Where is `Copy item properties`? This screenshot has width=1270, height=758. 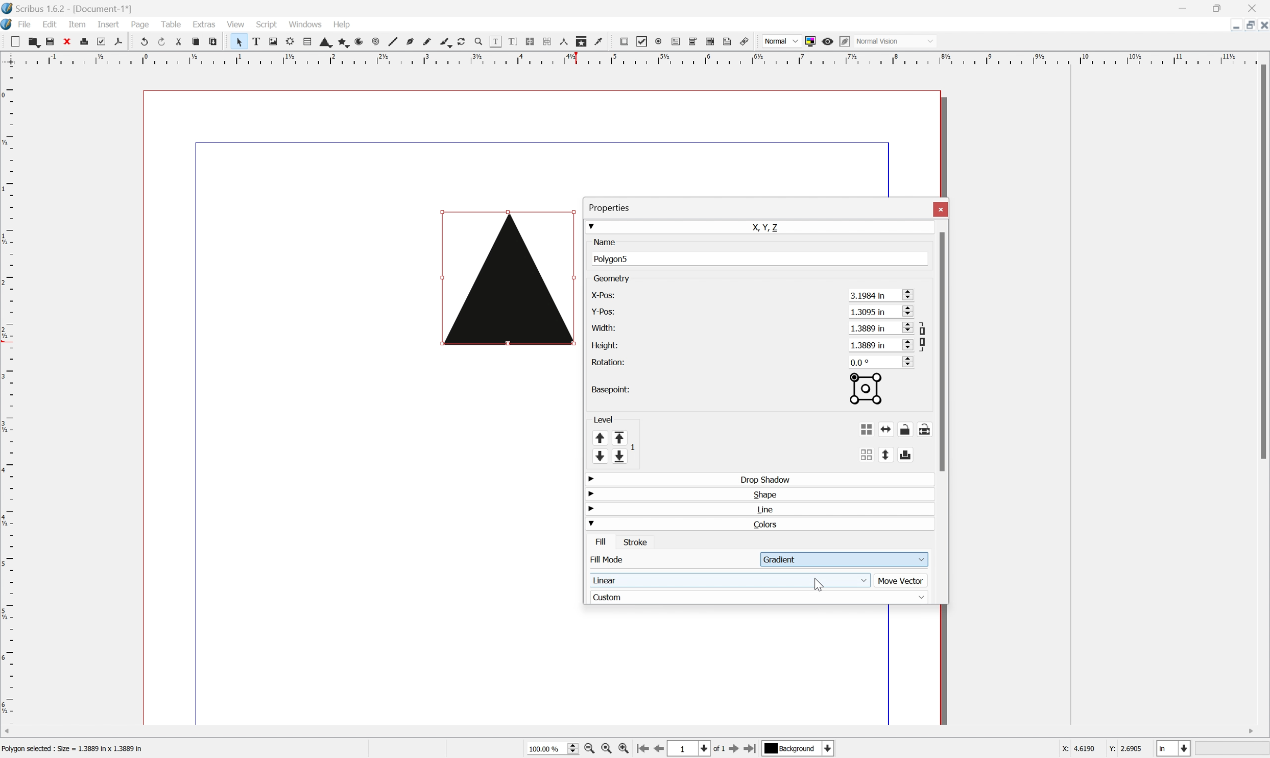 Copy item properties is located at coordinates (582, 42).